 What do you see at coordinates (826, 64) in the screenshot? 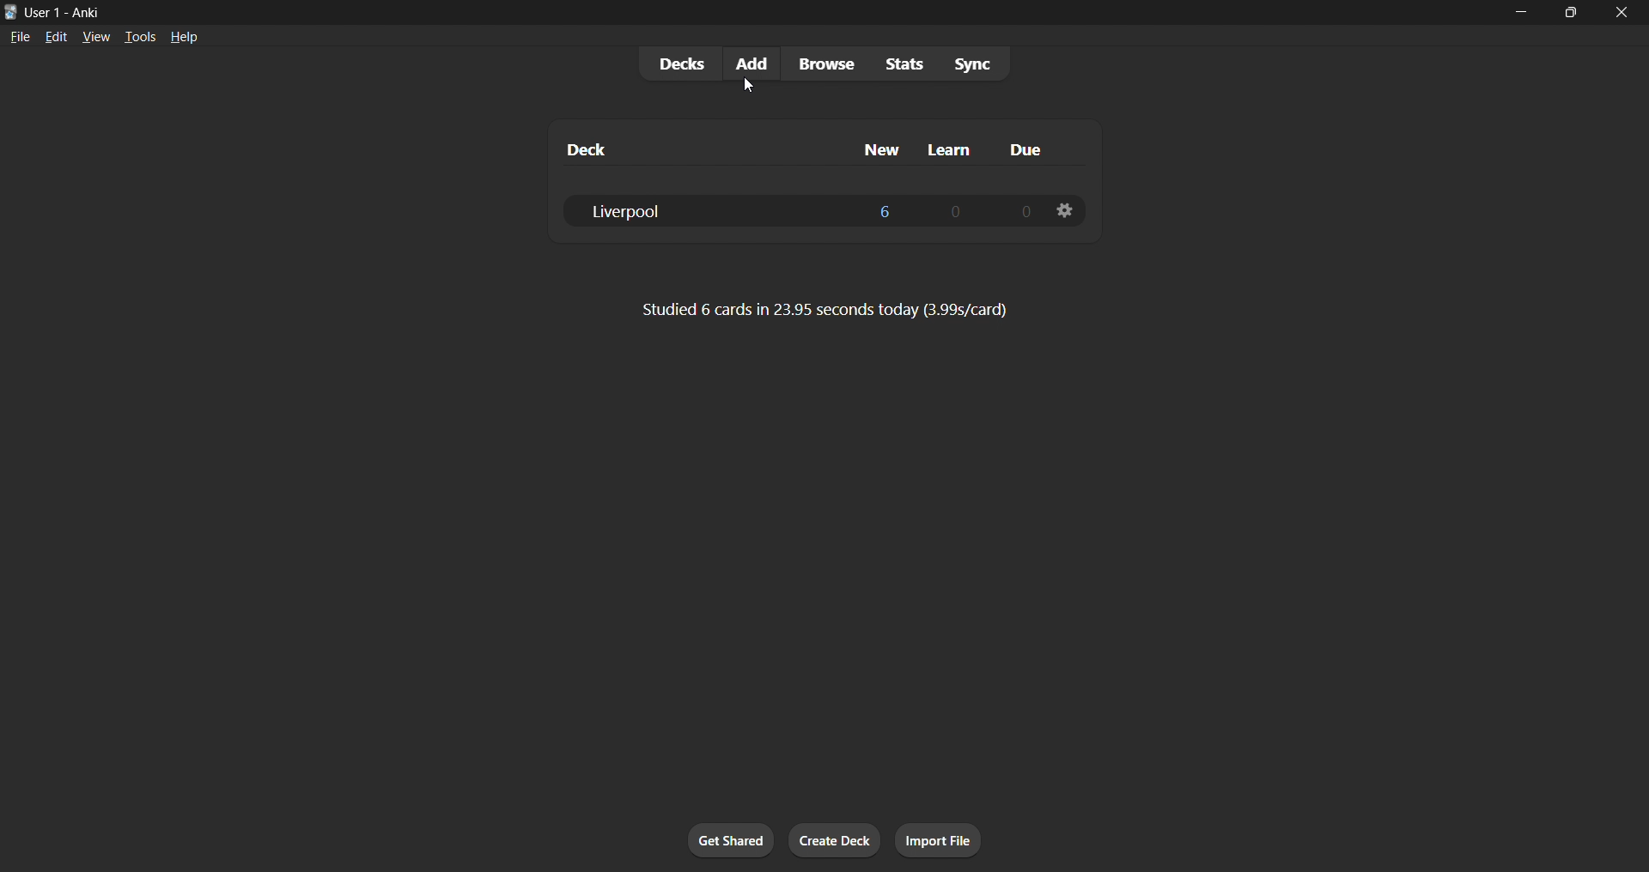
I see `browse` at bounding box center [826, 64].